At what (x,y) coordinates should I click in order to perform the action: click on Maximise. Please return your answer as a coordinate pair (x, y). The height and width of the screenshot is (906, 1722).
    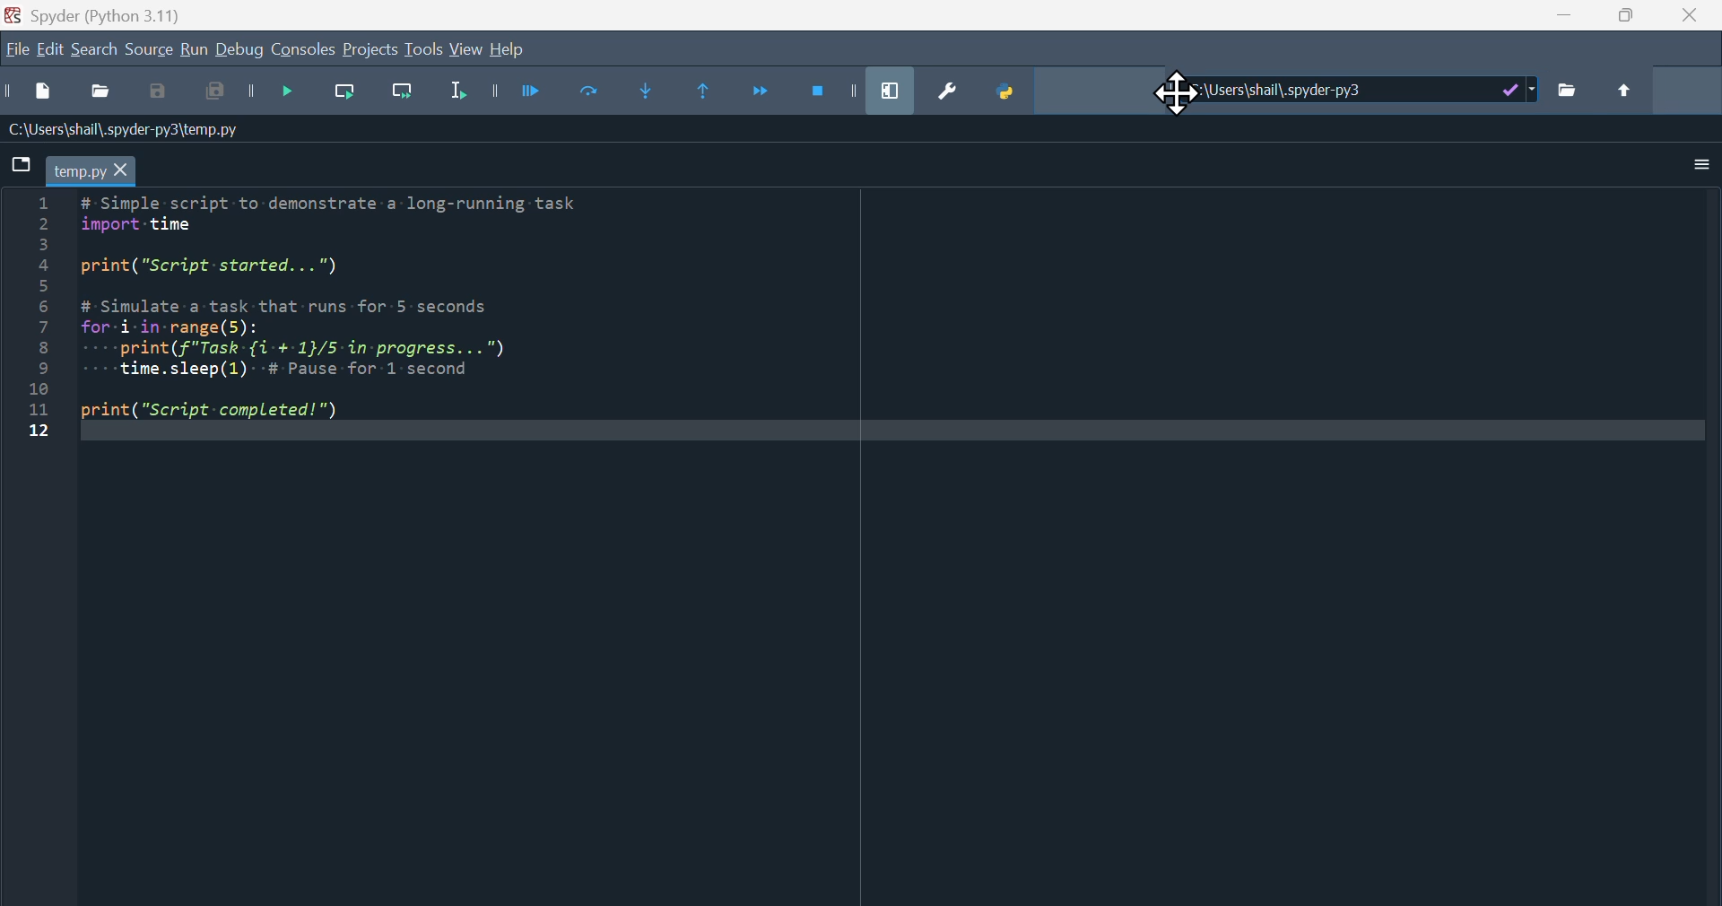
    Looking at the image, I should click on (1629, 21).